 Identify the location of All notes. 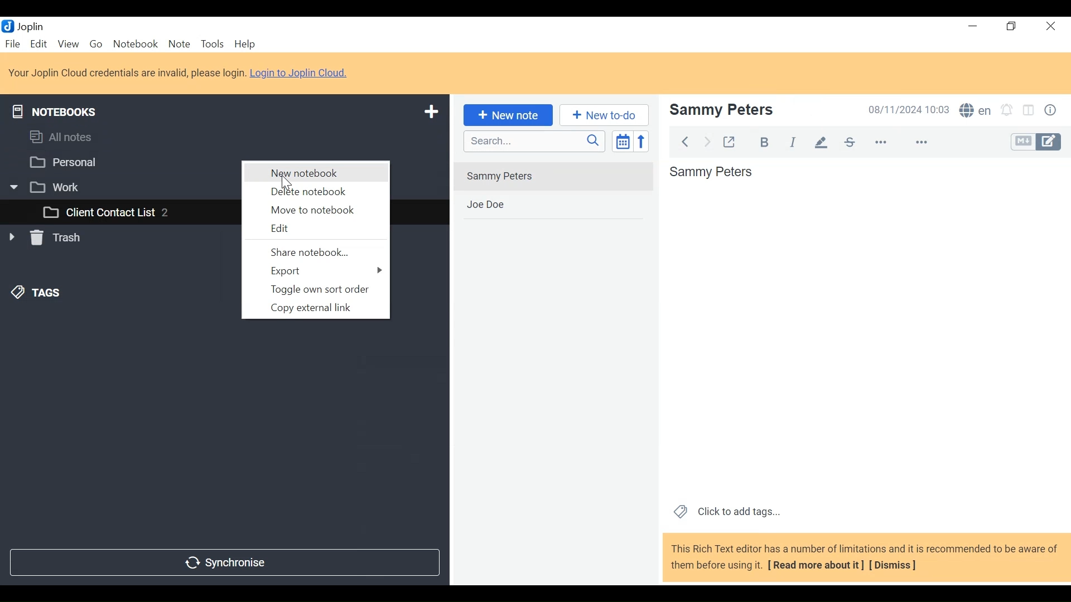
(64, 137).